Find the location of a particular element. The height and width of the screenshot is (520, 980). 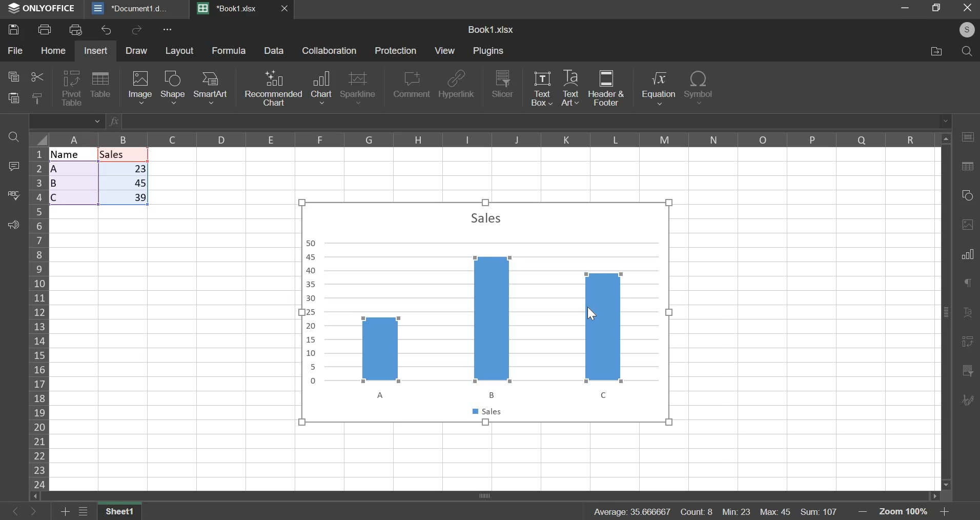

min is located at coordinates (735, 511).